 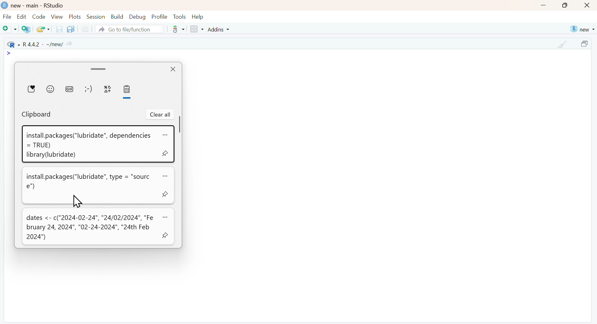 What do you see at coordinates (85, 29) in the screenshot?
I see `print` at bounding box center [85, 29].